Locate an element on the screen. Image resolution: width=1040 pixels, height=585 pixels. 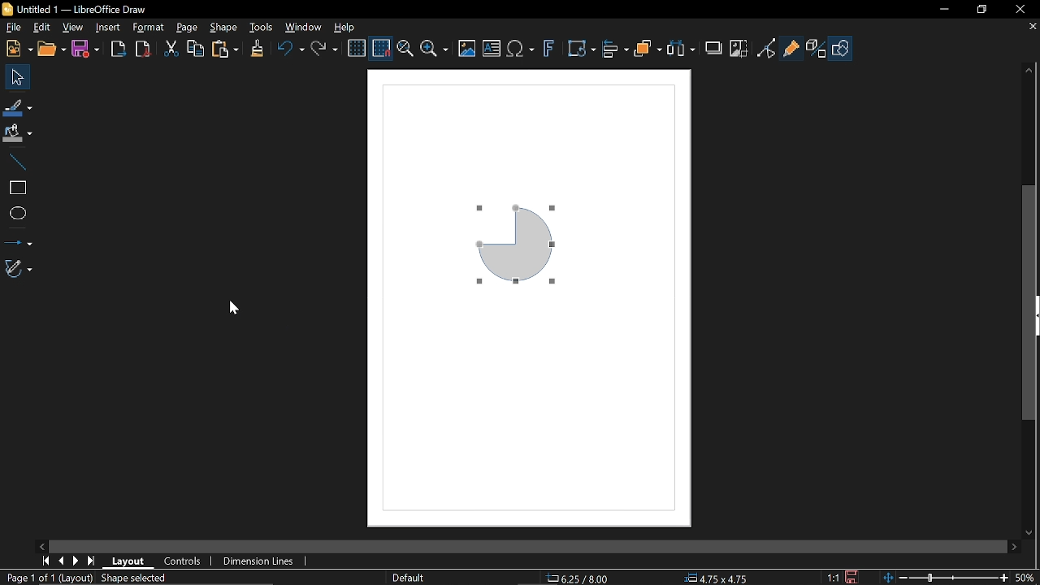
Untitled 1 -- LibreOffice Draw is located at coordinates (89, 9).